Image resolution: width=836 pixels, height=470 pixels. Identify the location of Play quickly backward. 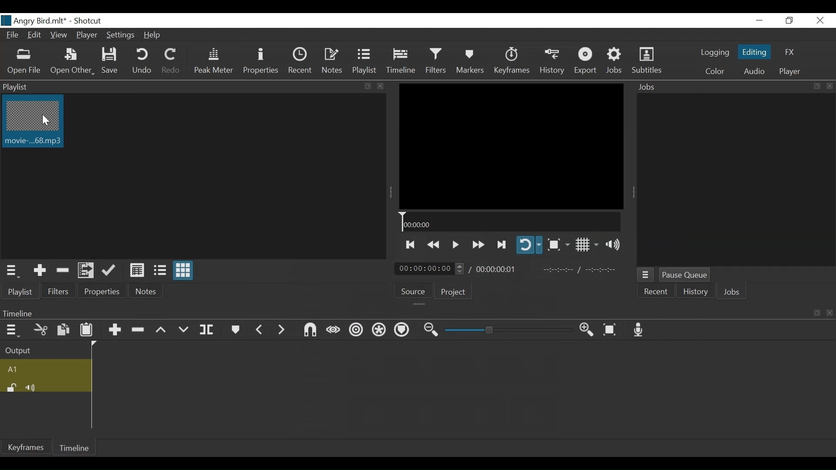
(433, 243).